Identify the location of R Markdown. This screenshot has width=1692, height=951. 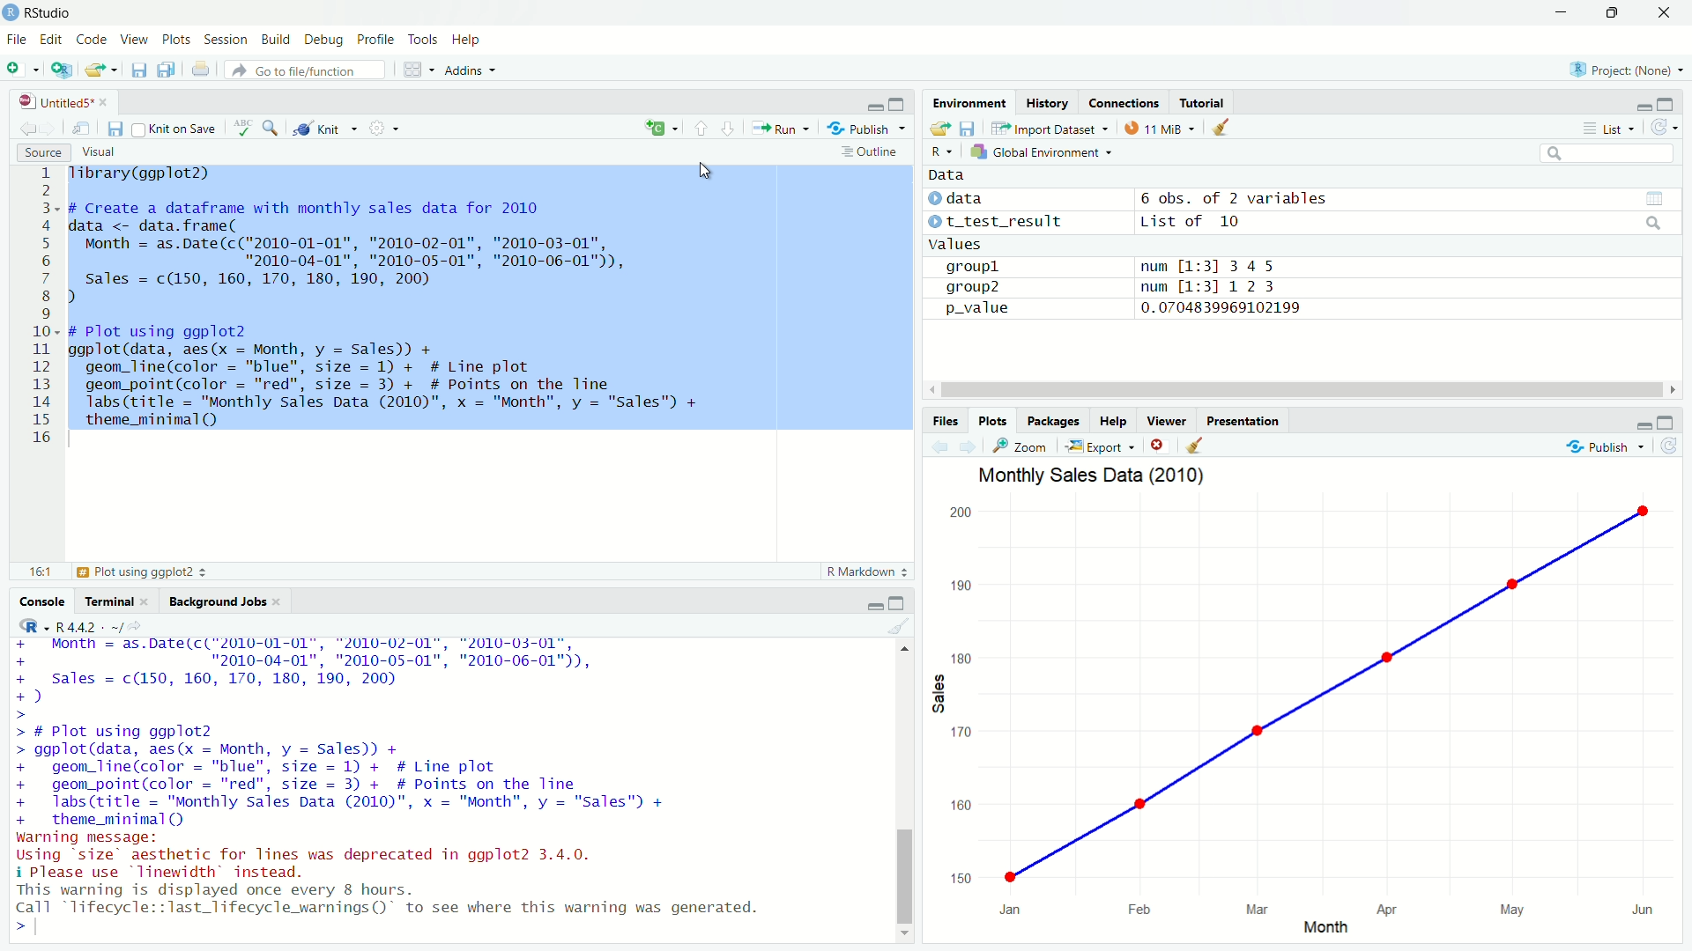
(867, 570).